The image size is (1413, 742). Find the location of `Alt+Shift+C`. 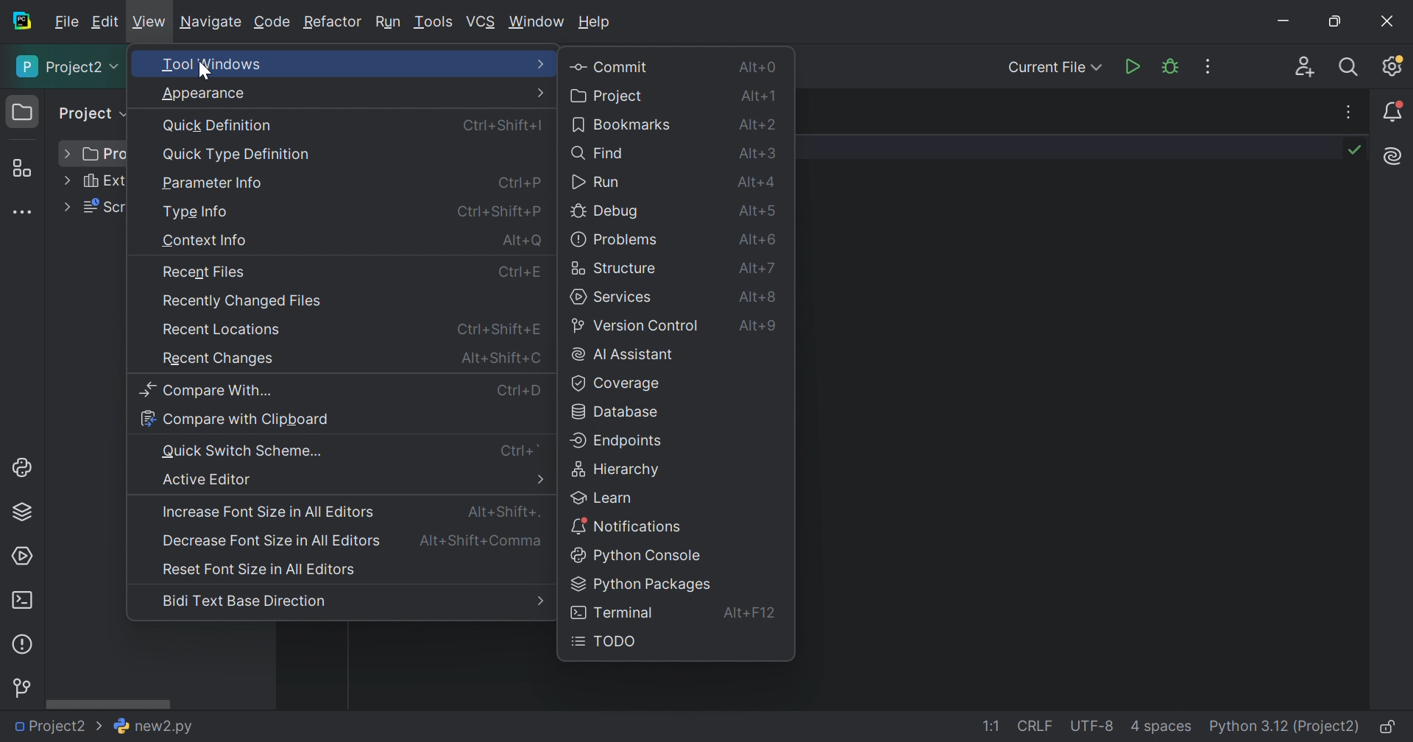

Alt+Shift+C is located at coordinates (499, 356).